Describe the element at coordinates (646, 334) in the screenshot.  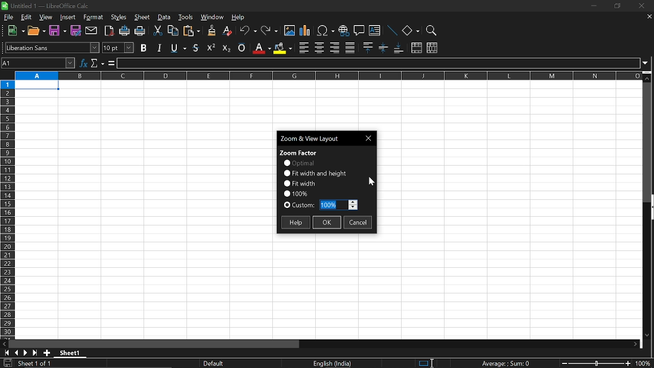
I see `Move down` at that location.